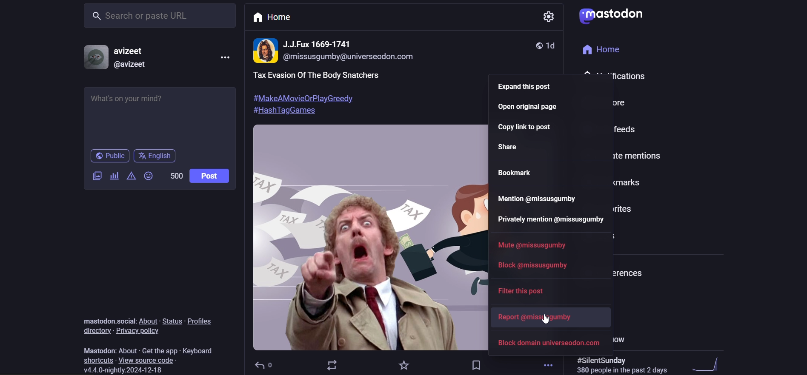  I want to click on public, so click(110, 156).